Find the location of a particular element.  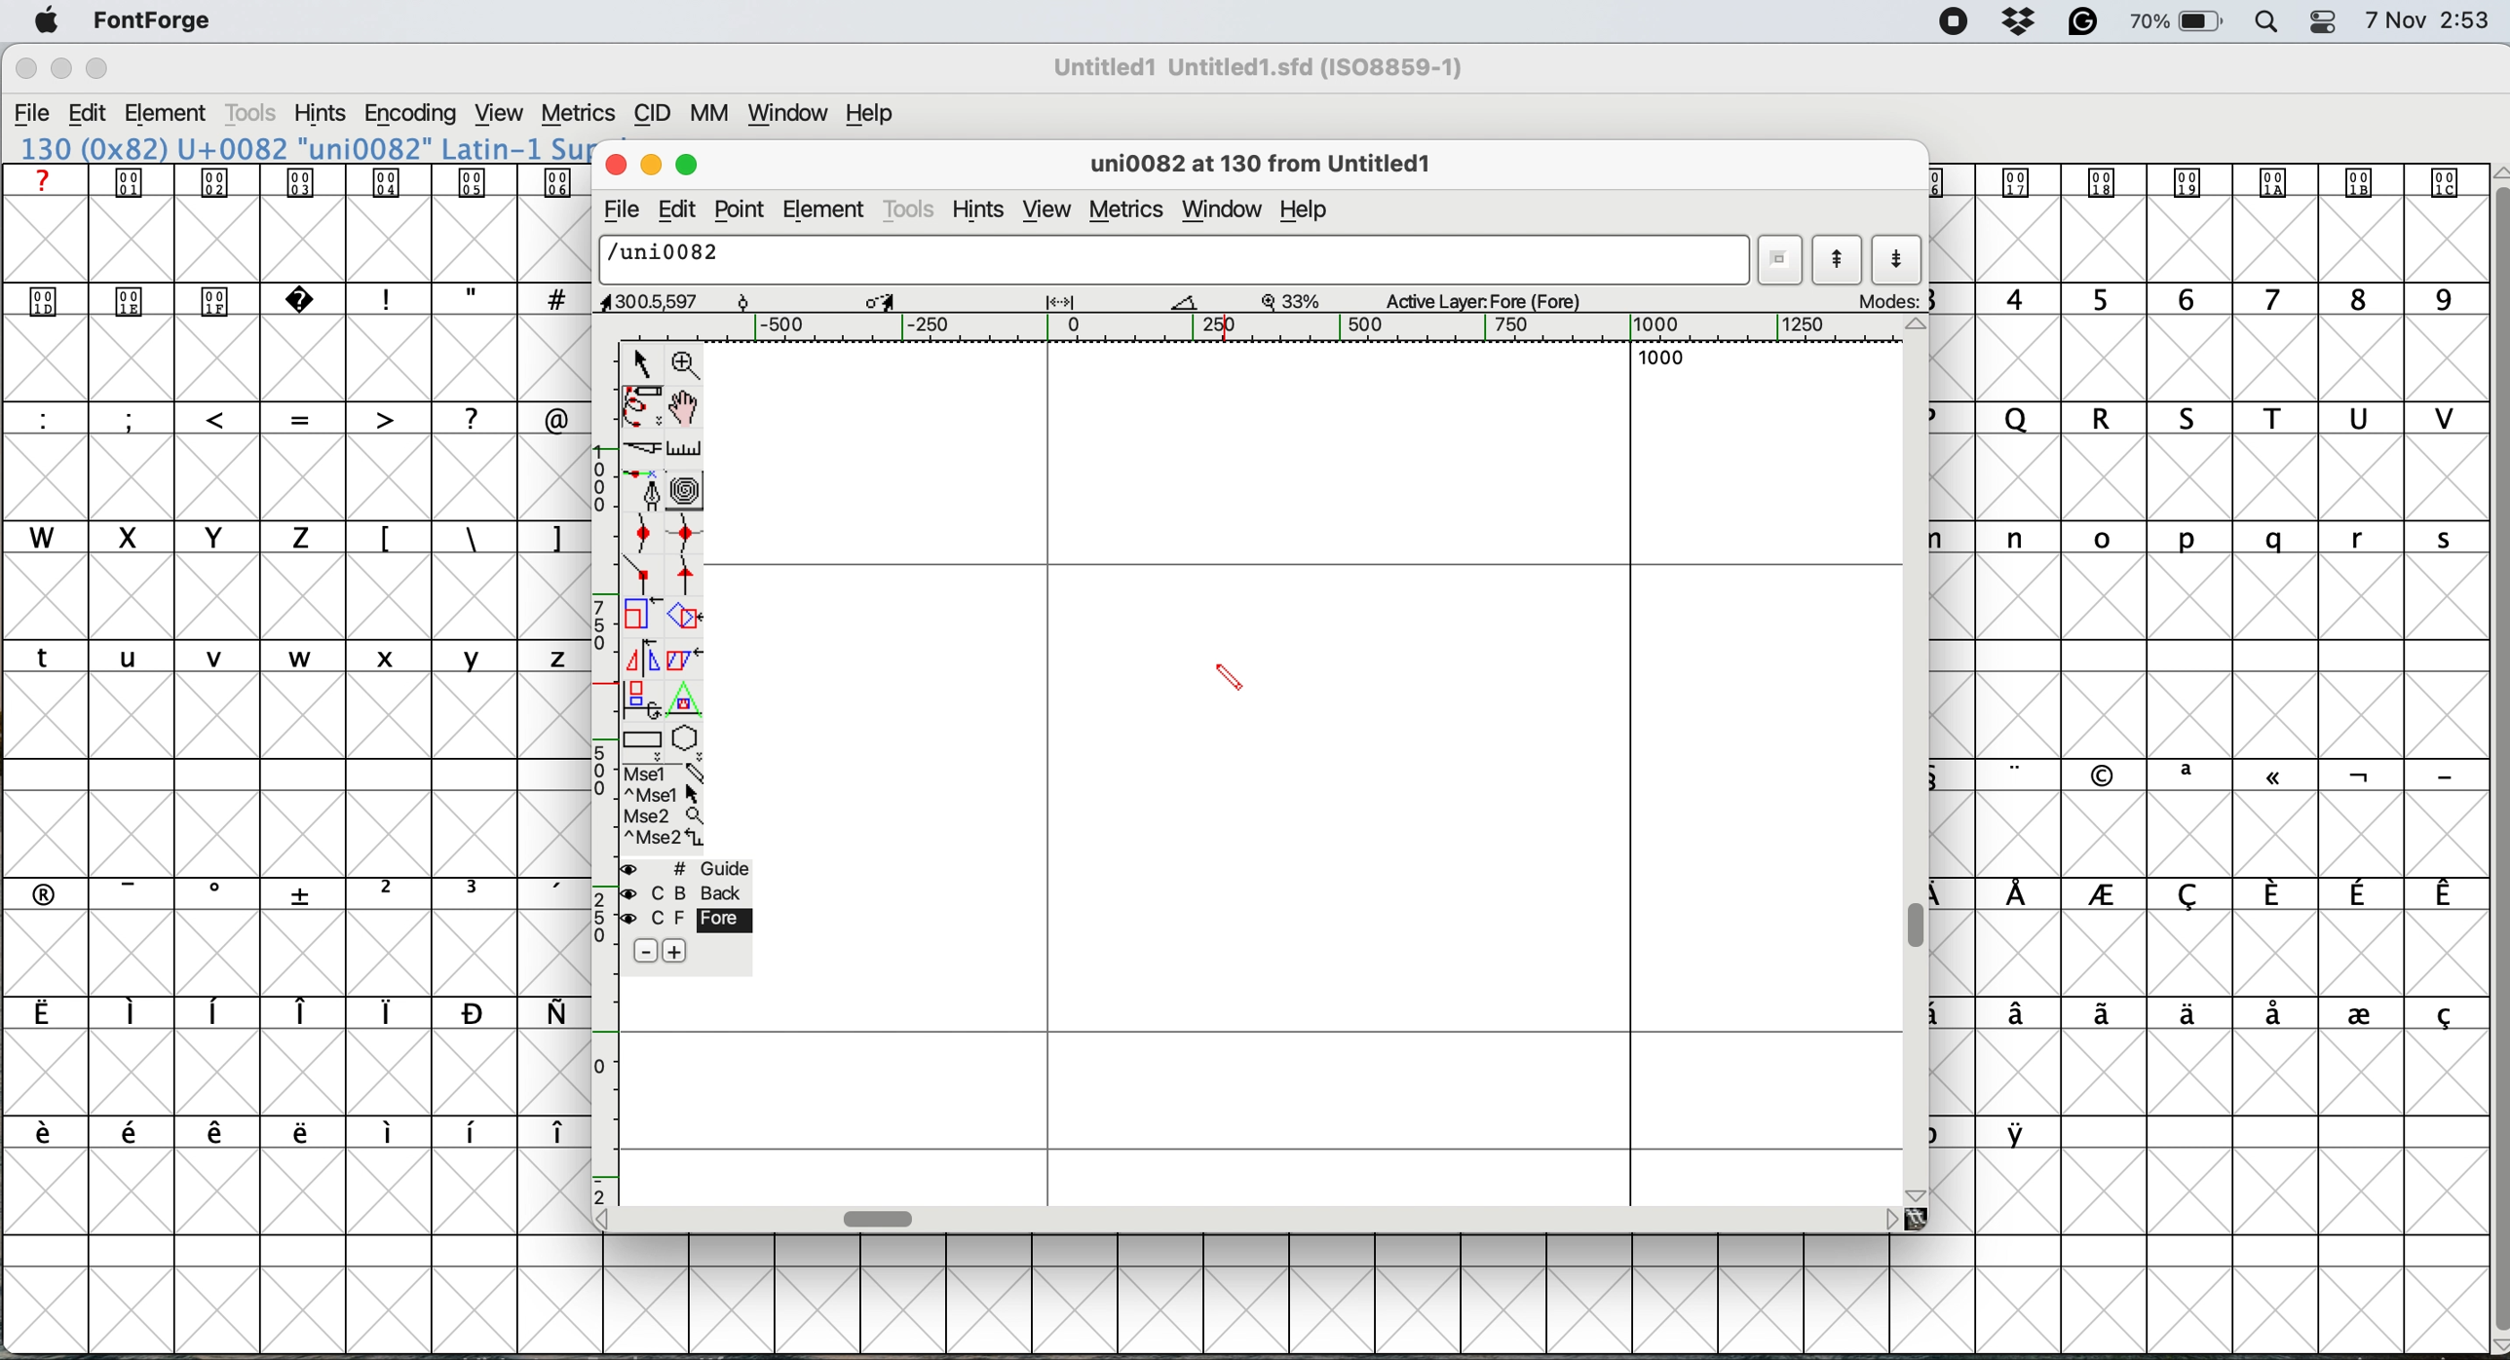

window is located at coordinates (793, 116).